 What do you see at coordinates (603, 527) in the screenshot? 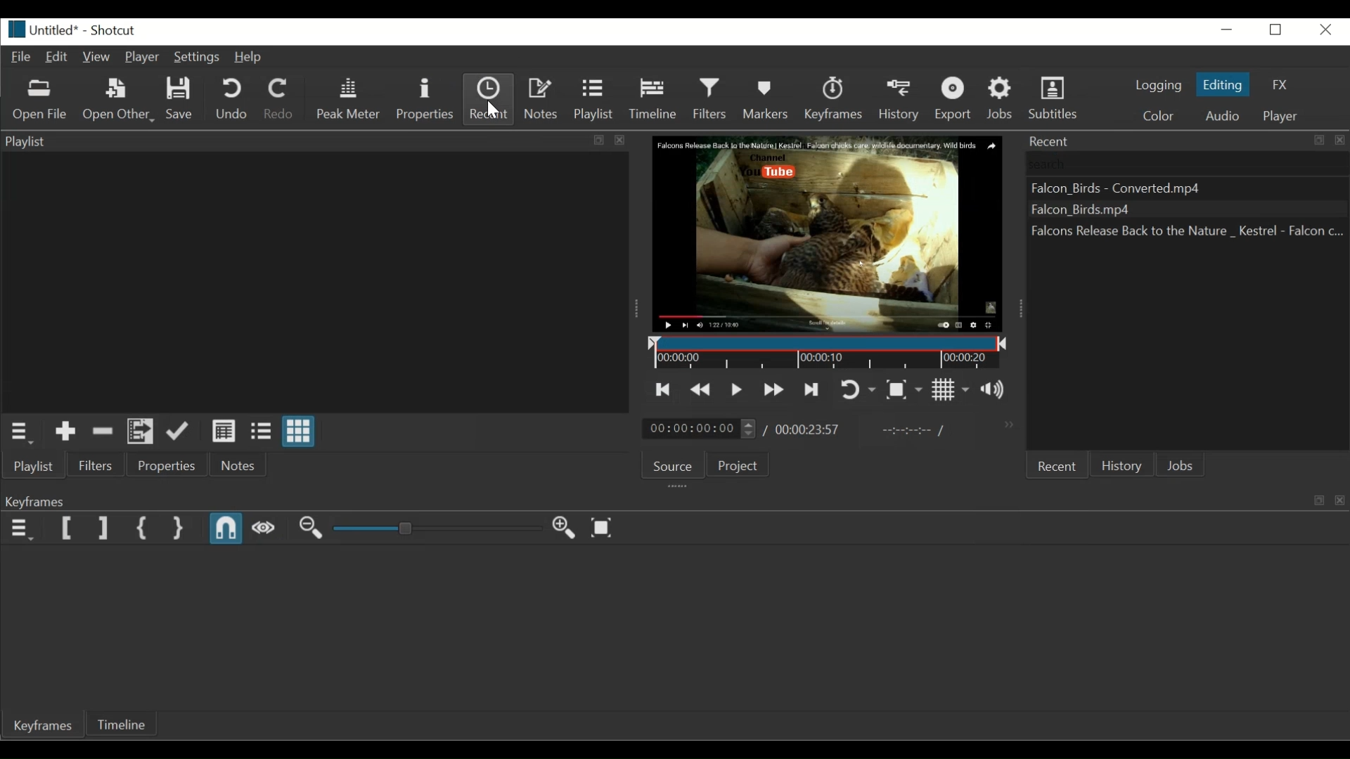
I see `Zoom timeline to fit` at bounding box center [603, 527].